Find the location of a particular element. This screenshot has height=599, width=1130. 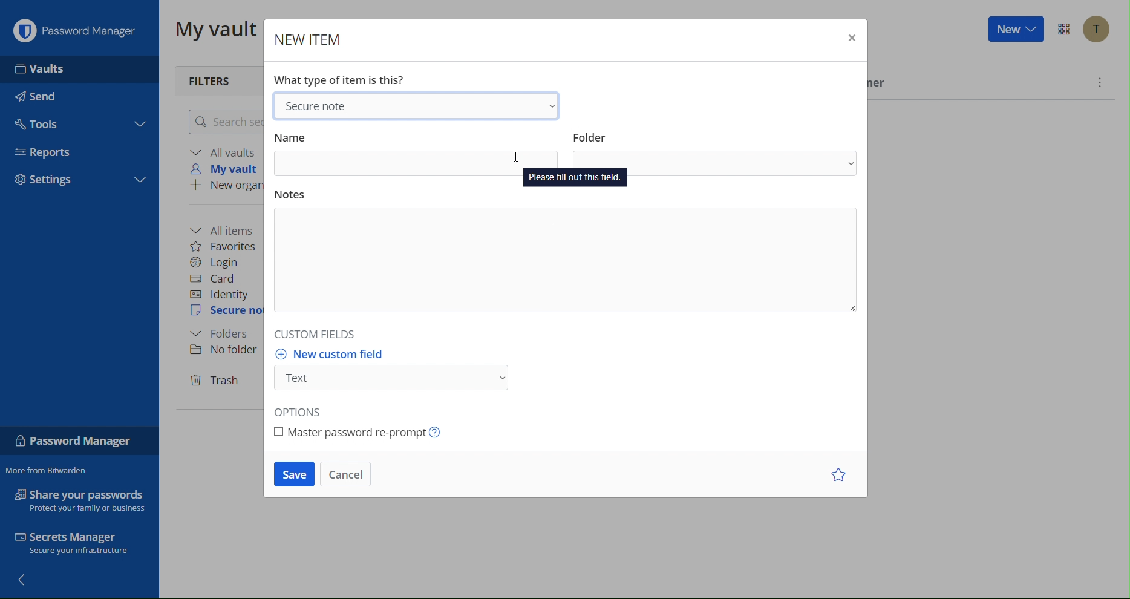

Save is located at coordinates (294, 477).